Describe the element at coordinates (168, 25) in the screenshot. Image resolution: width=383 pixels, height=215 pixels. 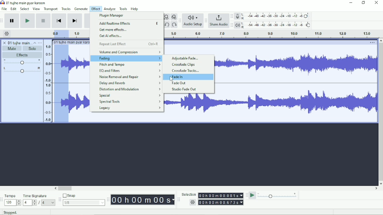
I see `Undo` at that location.